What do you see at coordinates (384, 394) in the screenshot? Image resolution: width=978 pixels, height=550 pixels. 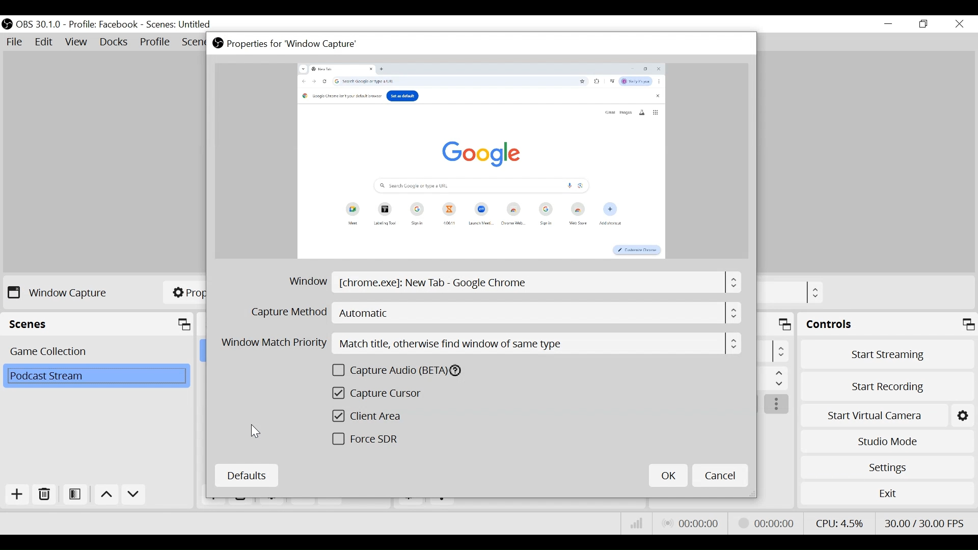 I see `(un)check Capture` at bounding box center [384, 394].